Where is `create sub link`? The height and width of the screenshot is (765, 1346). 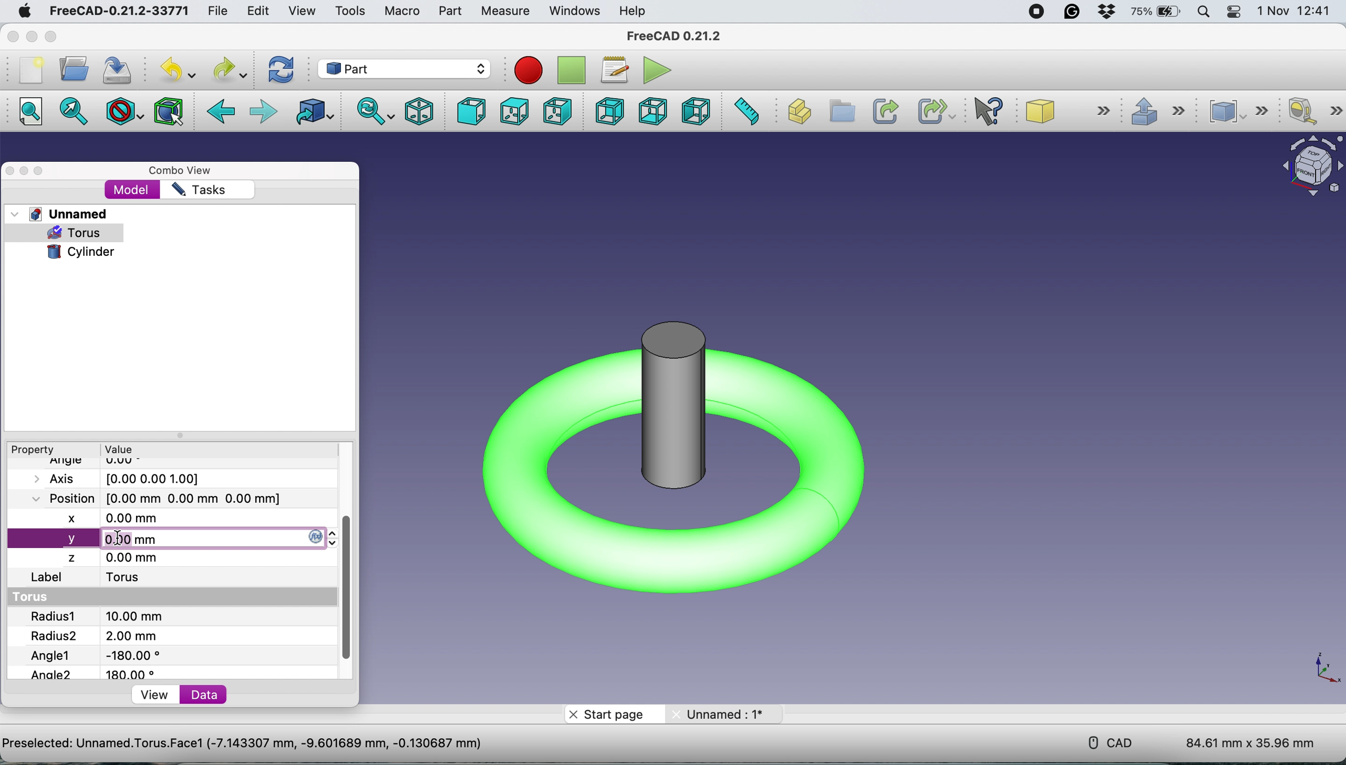 create sub link is located at coordinates (933, 112).